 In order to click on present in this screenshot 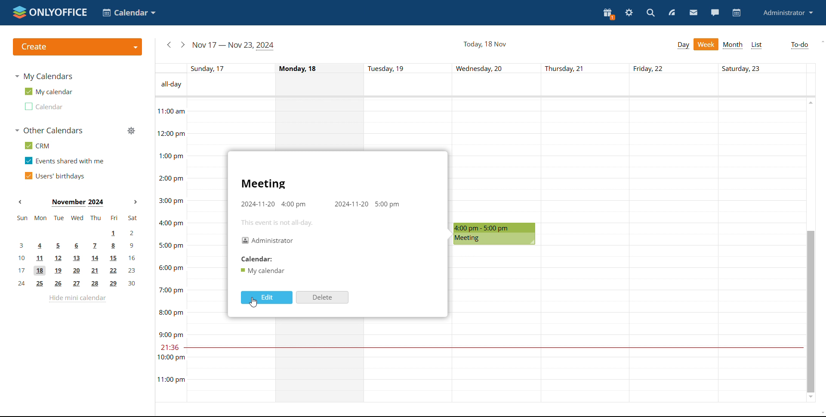, I will do `click(609, 13)`.